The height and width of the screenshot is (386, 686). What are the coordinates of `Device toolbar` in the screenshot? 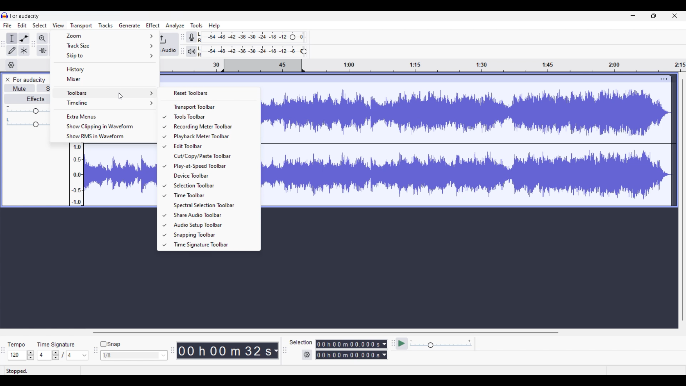 It's located at (213, 176).